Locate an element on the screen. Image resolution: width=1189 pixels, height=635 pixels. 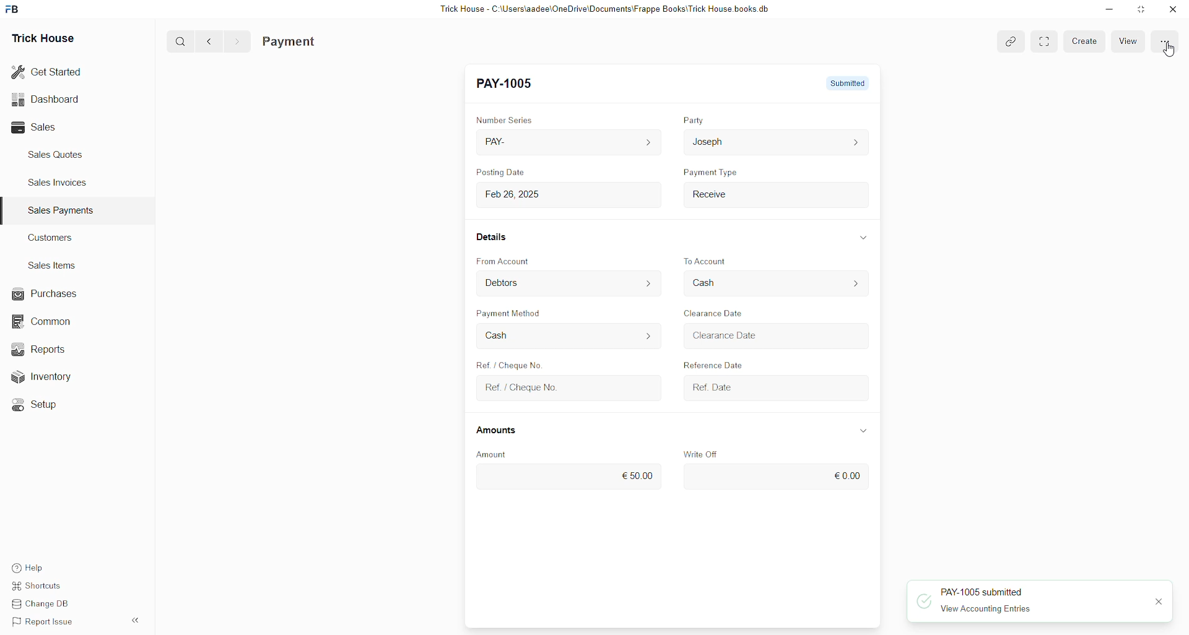
Trick House - C:\Users\aadee\OneDrive\Documents\Frappe Books\Trick House books db is located at coordinates (606, 9).